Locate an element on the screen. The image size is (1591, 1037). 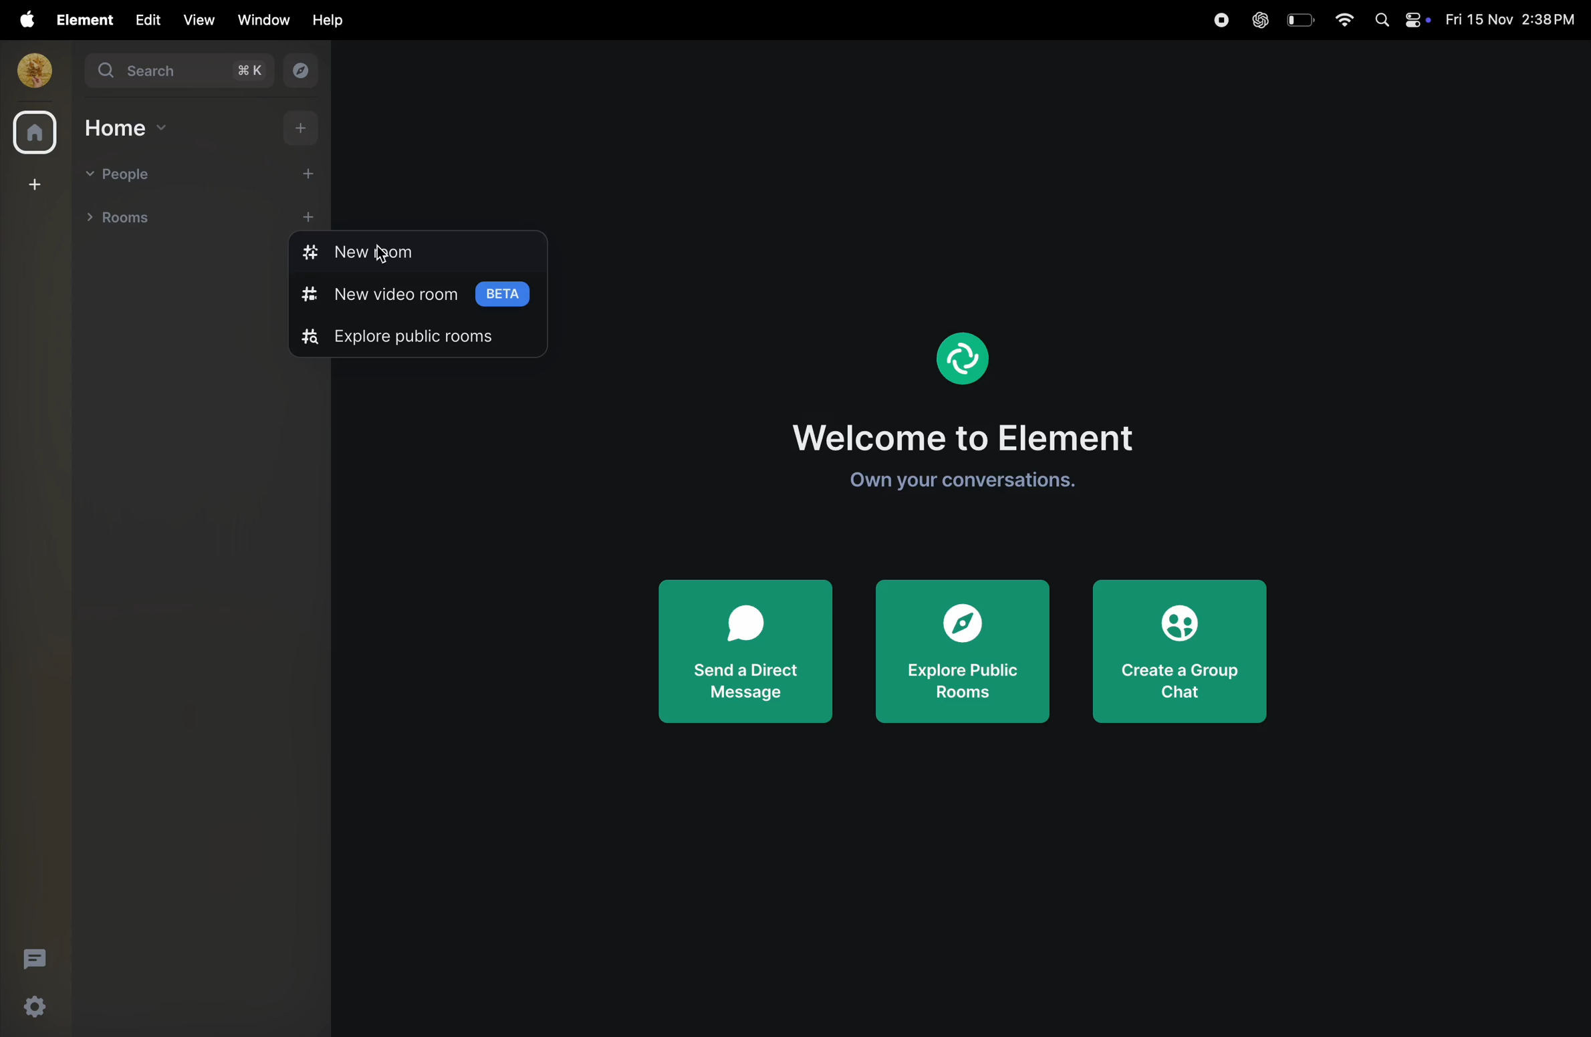
element is located at coordinates (969, 357).